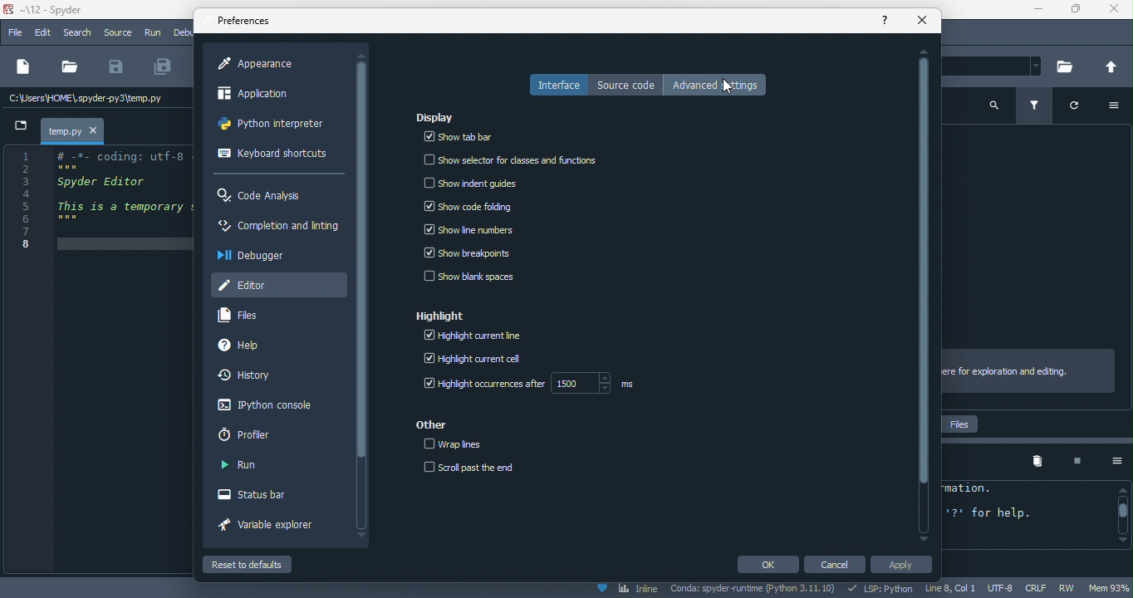  Describe the element at coordinates (767, 564) in the screenshot. I see `ok` at that location.